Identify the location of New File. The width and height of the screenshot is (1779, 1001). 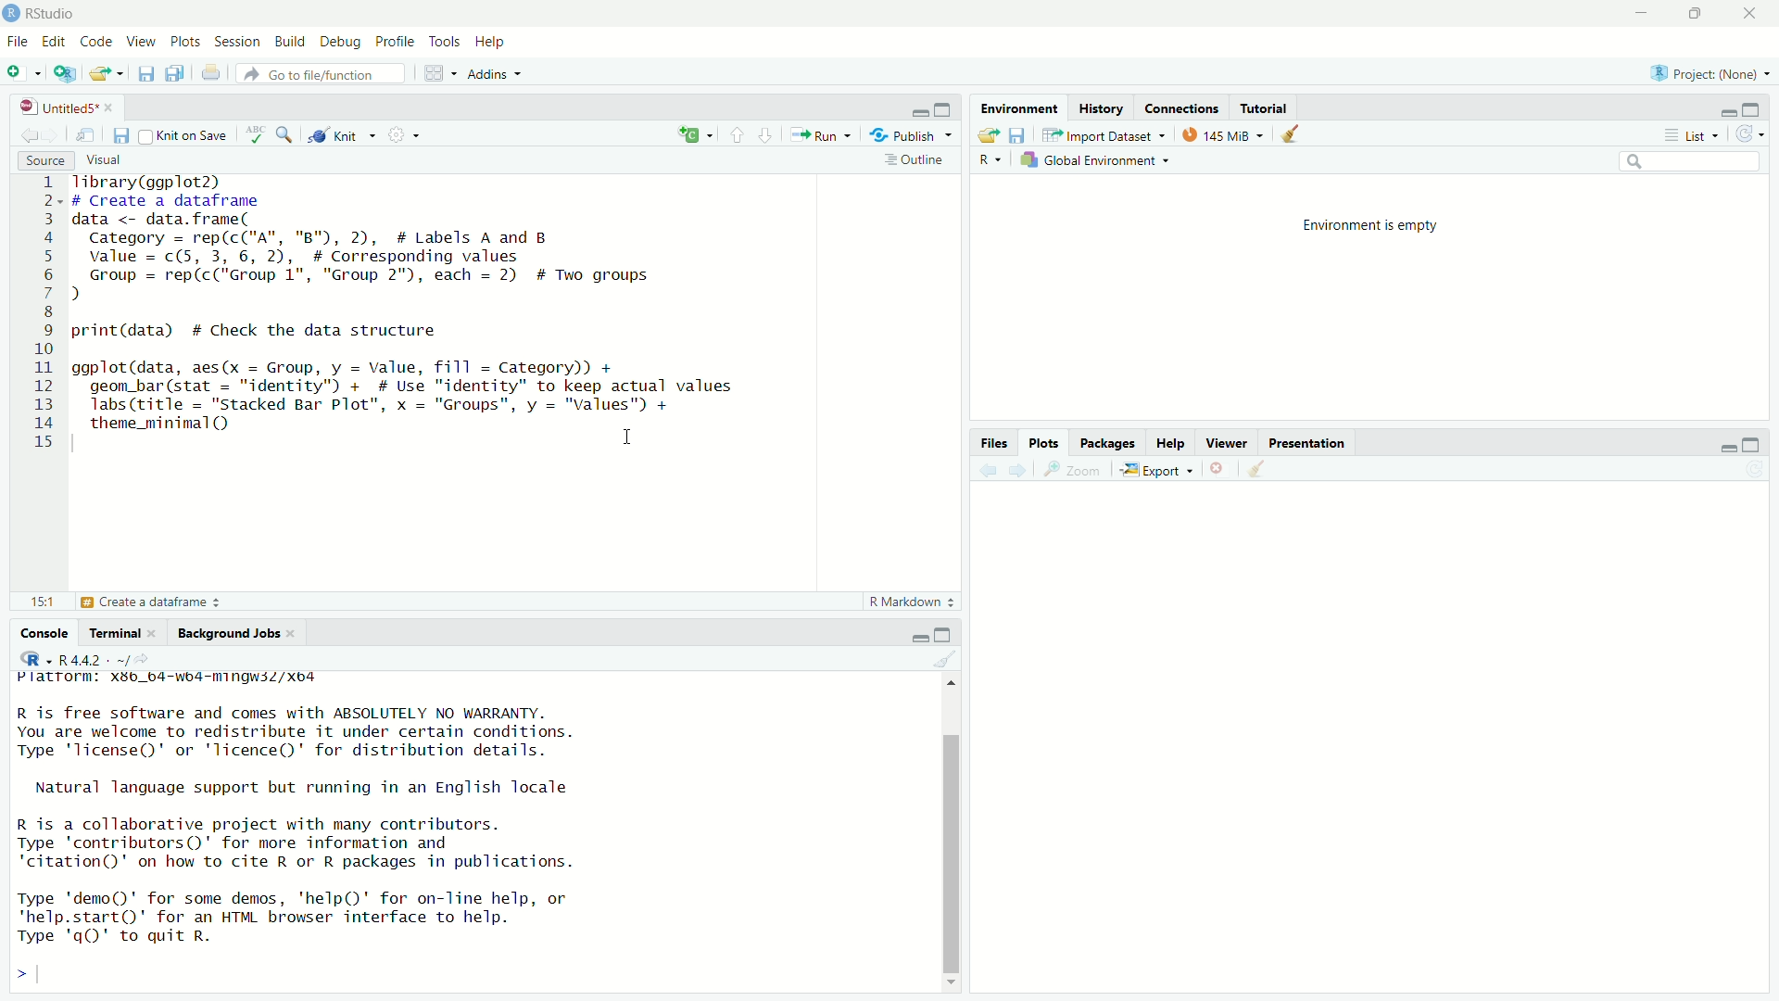
(26, 73).